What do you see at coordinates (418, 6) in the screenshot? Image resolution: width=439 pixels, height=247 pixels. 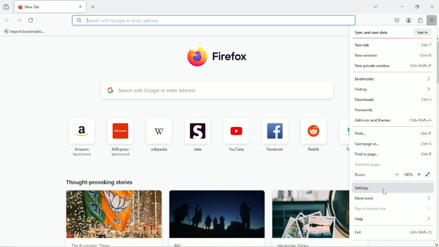 I see `restore down` at bounding box center [418, 6].